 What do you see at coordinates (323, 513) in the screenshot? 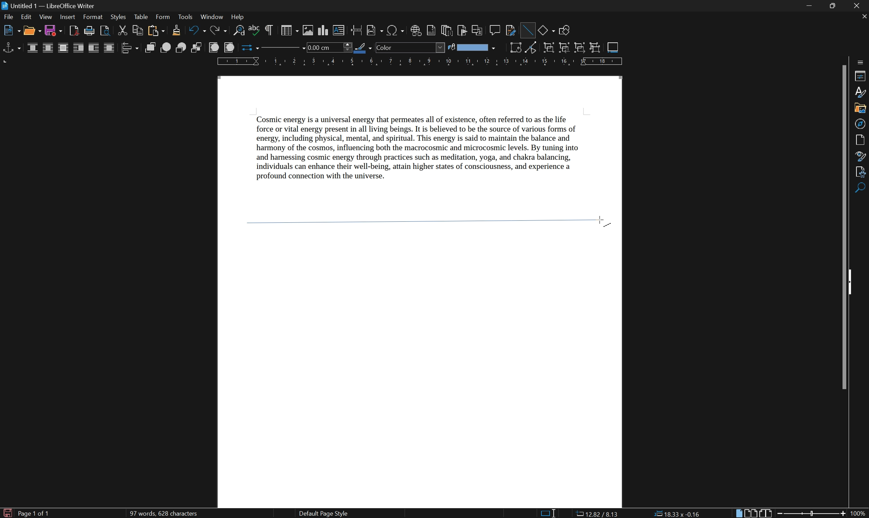
I see `default page style` at bounding box center [323, 513].